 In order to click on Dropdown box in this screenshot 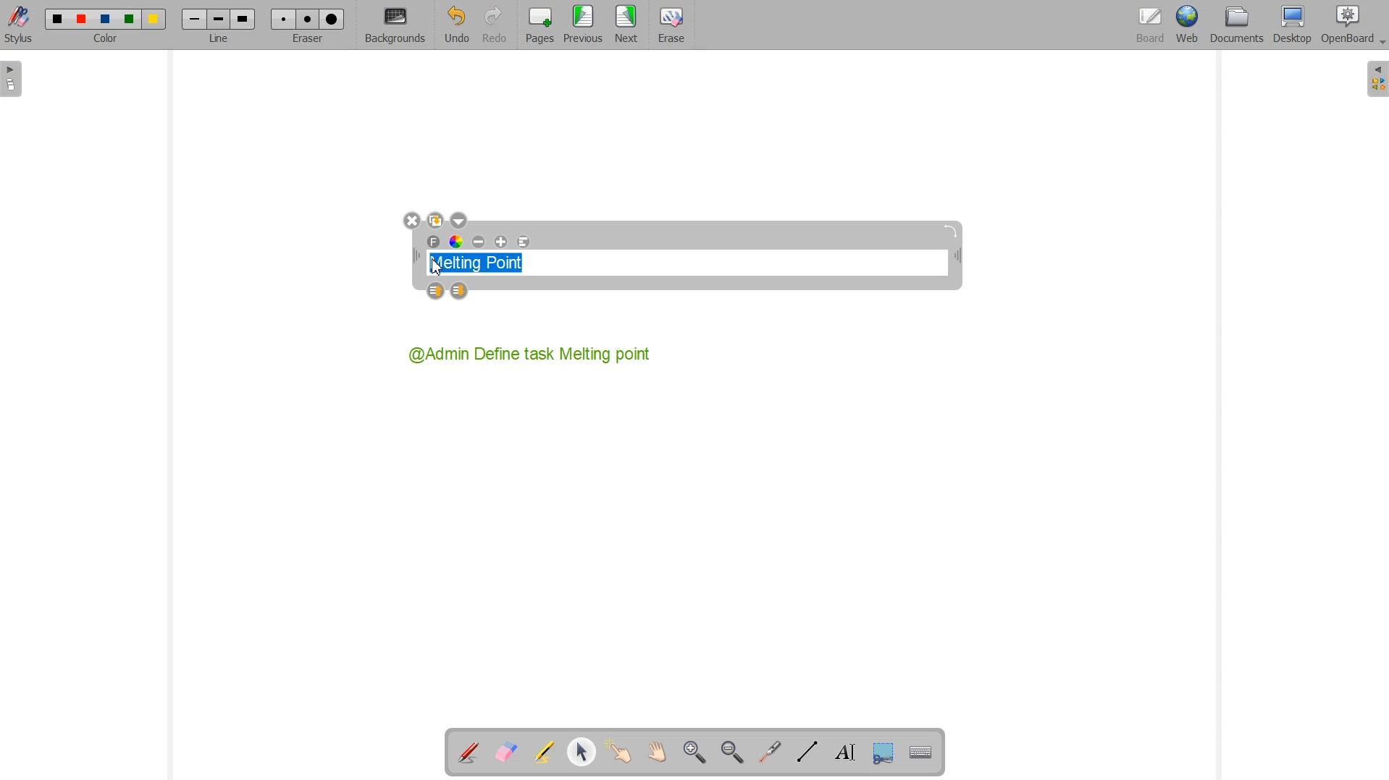, I will do `click(1380, 44)`.